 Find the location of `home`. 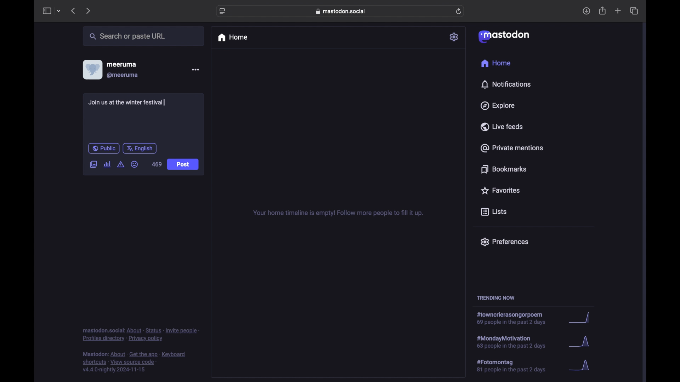

home is located at coordinates (232, 37).